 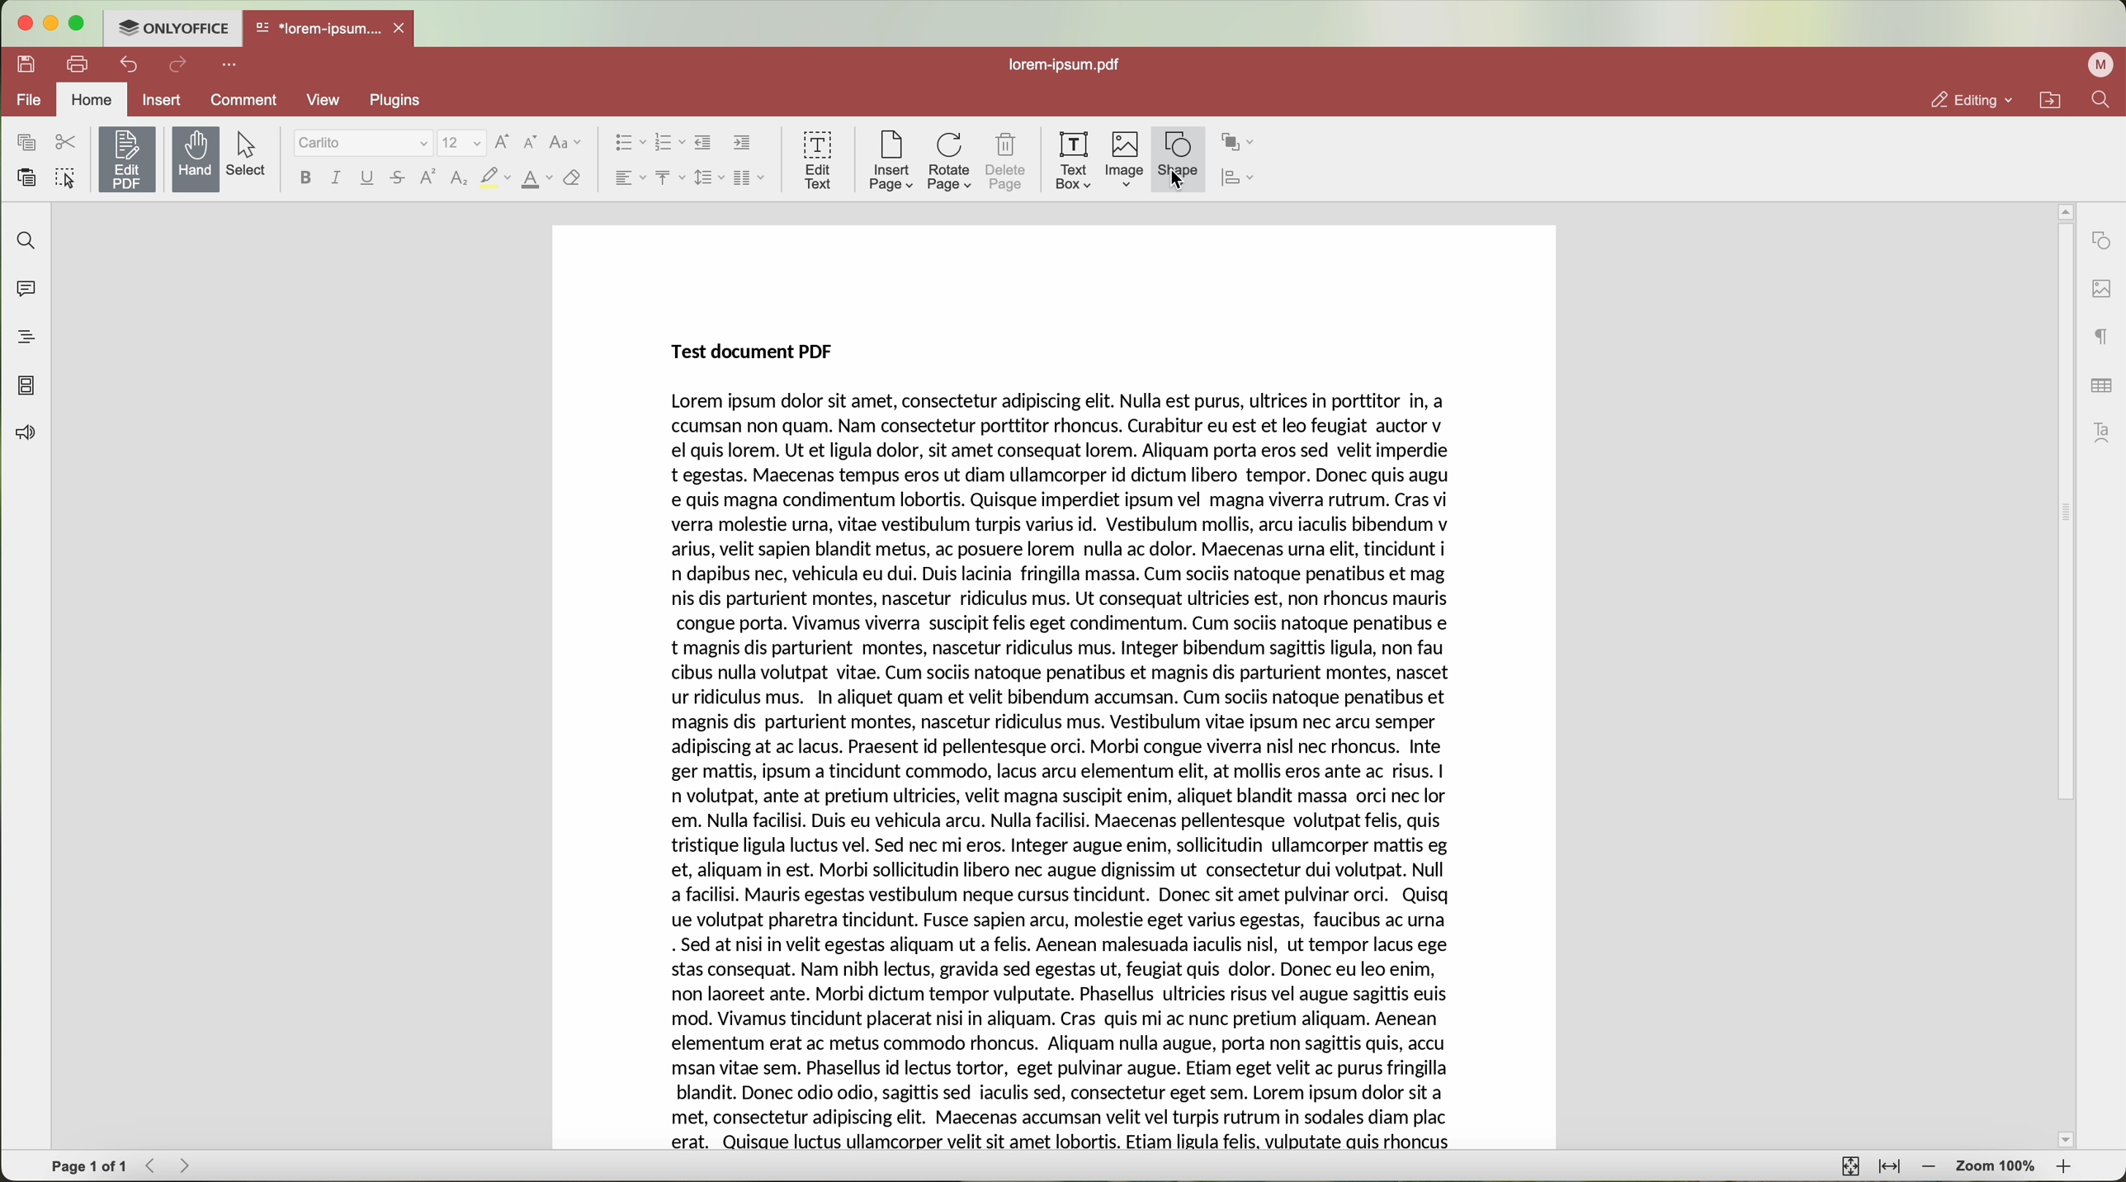 I want to click on bullets, so click(x=628, y=144).